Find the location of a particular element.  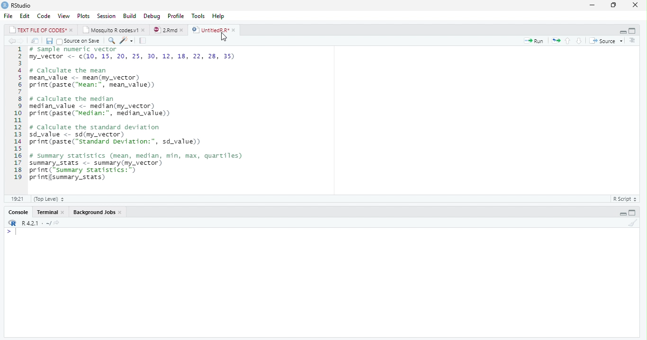

view is located at coordinates (64, 16).